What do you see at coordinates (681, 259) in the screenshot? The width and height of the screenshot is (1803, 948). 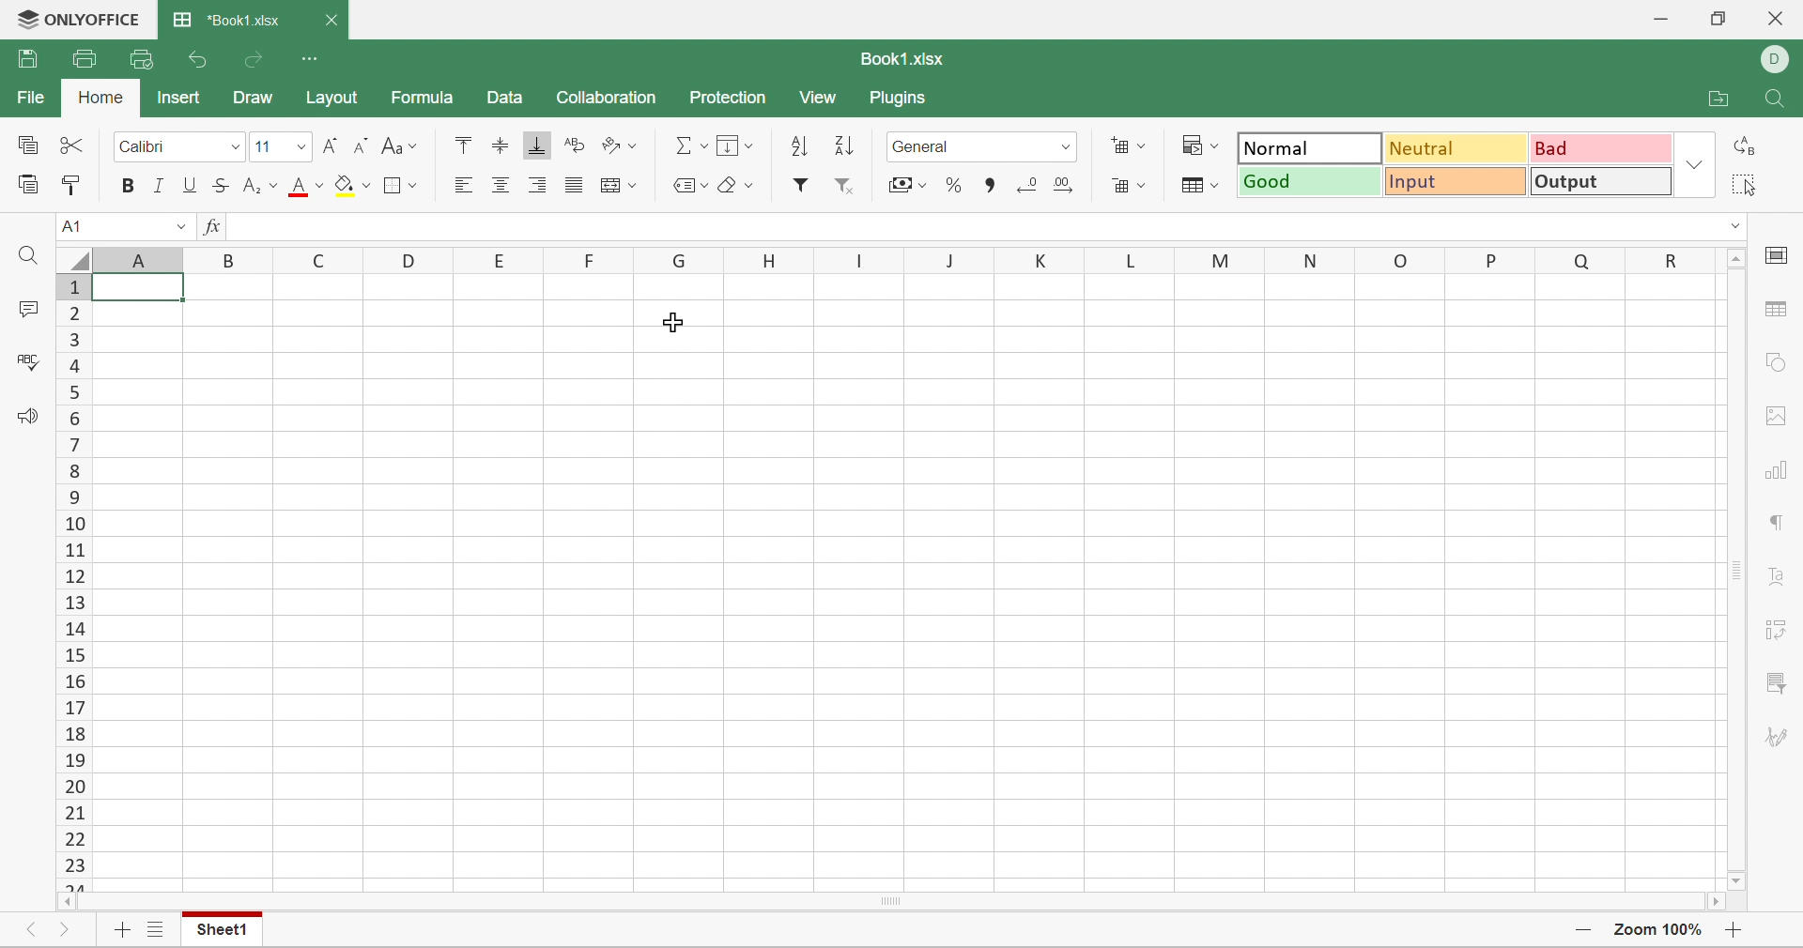 I see `G` at bounding box center [681, 259].